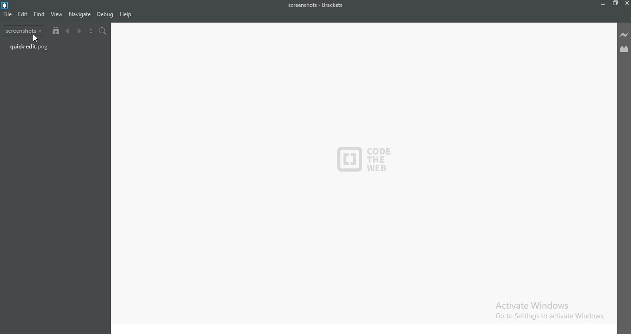  Describe the element at coordinates (13, 5) in the screenshot. I see `Logo` at that location.